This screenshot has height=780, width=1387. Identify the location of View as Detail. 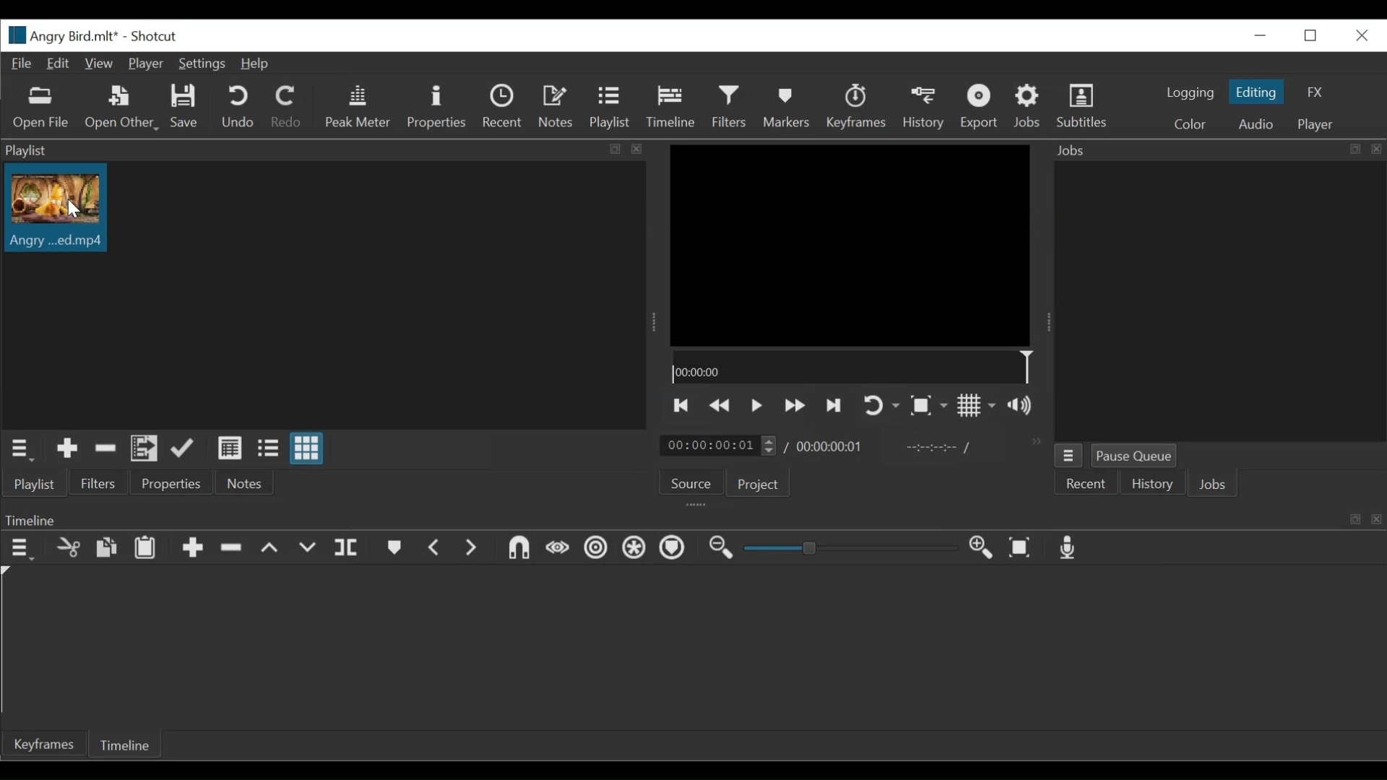
(229, 448).